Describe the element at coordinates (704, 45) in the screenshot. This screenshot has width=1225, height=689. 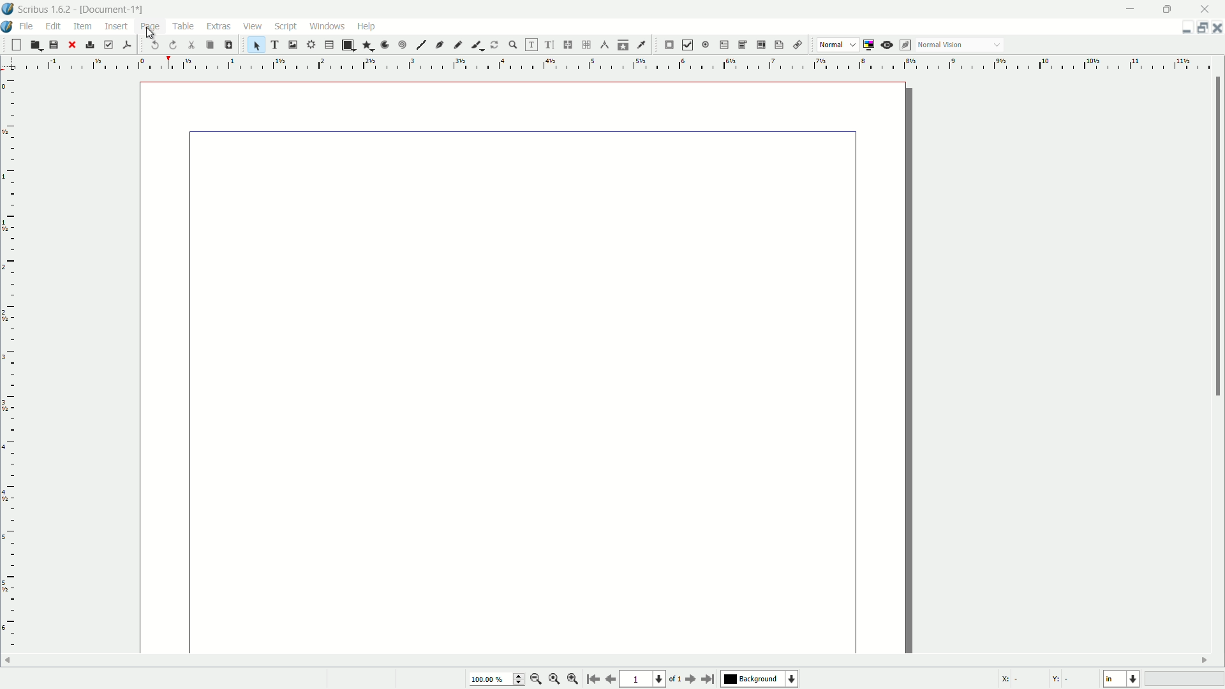
I see `pdf radio button` at that location.